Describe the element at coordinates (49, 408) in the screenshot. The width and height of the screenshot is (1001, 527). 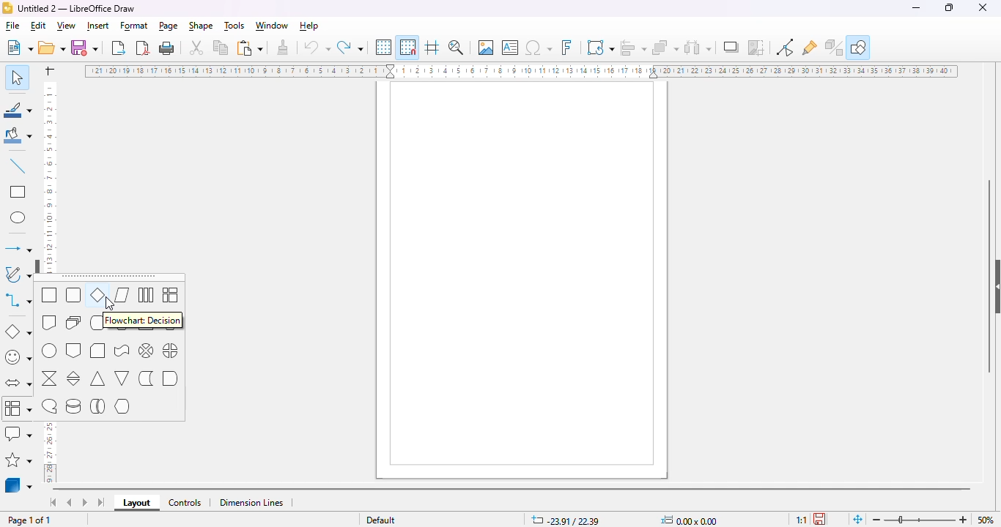
I see `flowchart: sequential access` at that location.